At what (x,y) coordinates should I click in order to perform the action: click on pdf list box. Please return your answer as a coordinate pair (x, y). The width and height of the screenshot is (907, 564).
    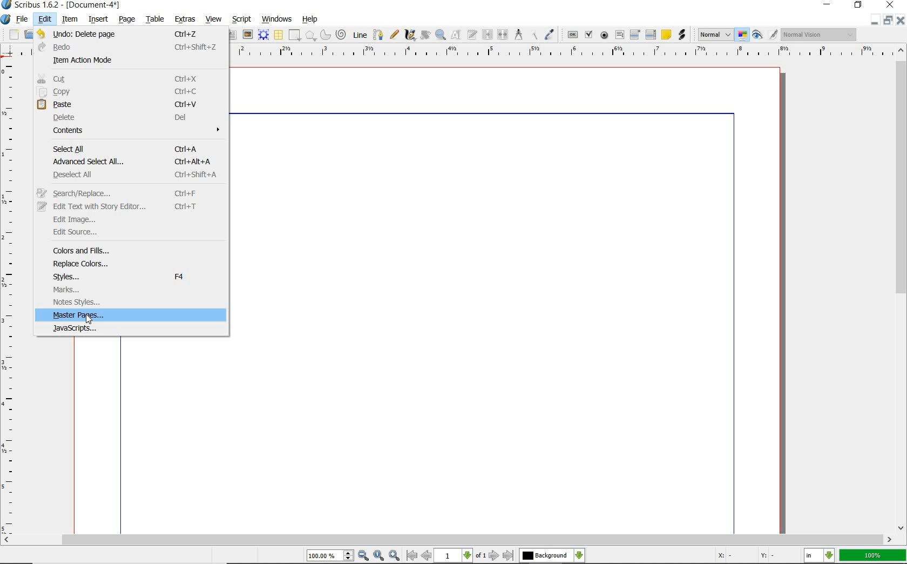
    Looking at the image, I should click on (650, 36).